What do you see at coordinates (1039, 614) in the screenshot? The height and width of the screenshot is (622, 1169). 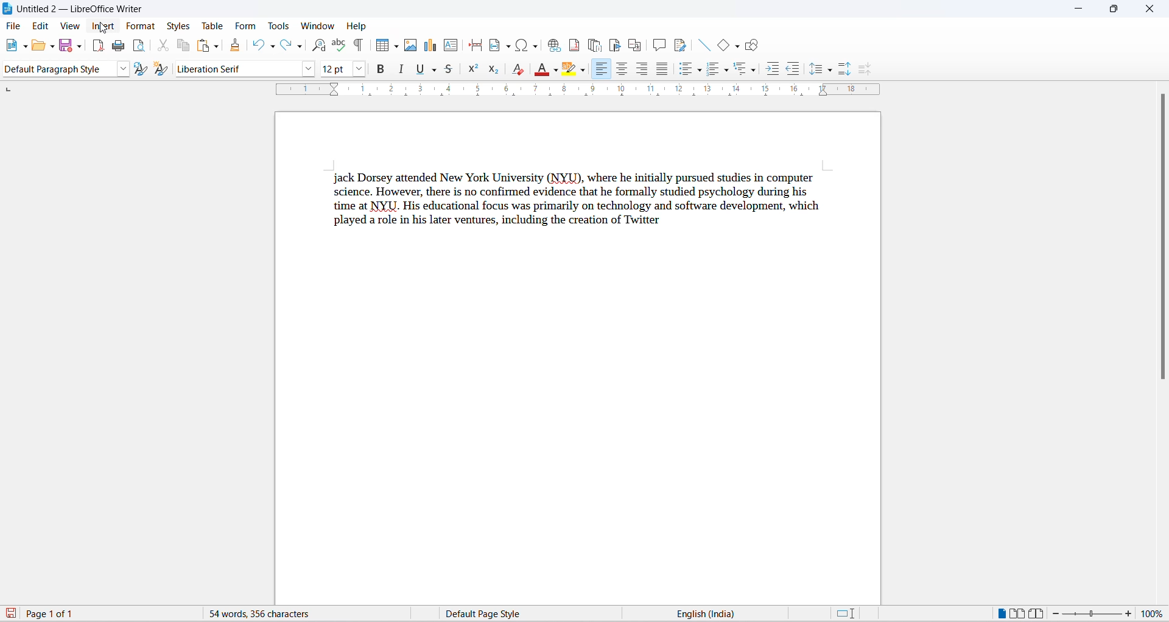 I see `book view` at bounding box center [1039, 614].